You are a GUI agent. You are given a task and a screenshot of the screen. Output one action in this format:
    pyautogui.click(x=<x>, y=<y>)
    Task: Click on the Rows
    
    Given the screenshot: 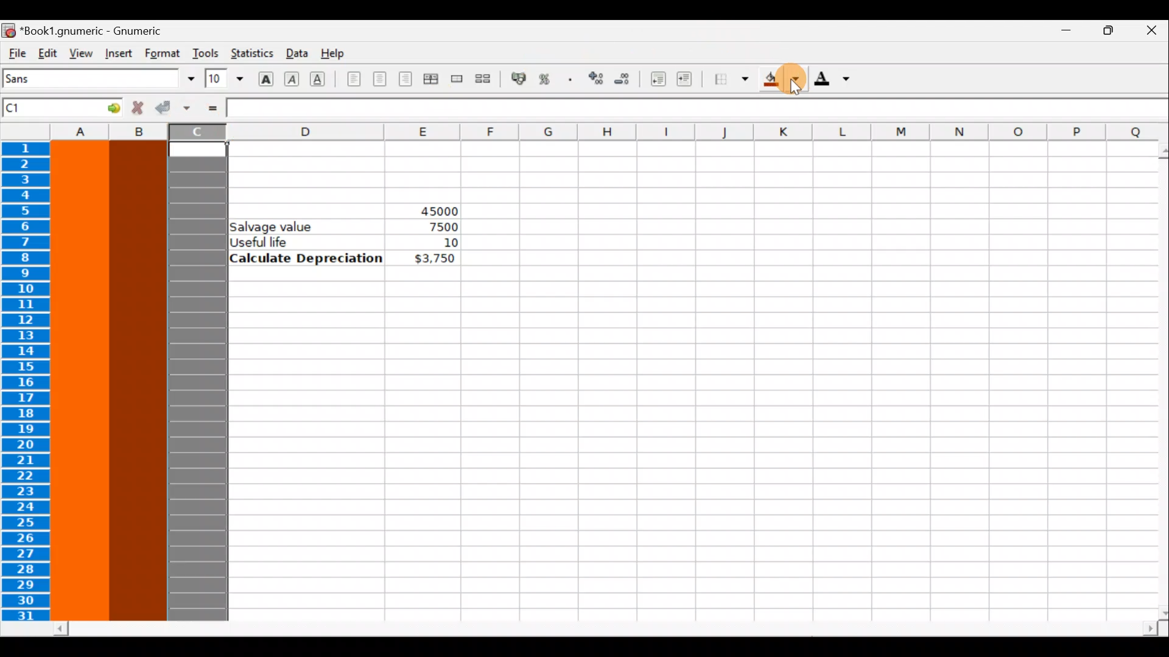 What is the action you would take?
    pyautogui.click(x=29, y=383)
    